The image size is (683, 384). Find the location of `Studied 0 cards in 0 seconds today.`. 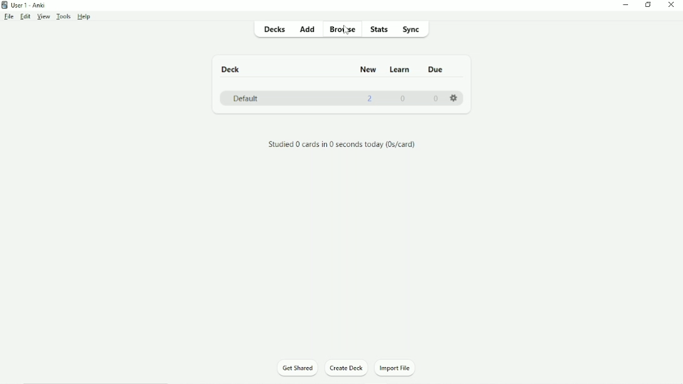

Studied 0 cards in 0 seconds today. is located at coordinates (340, 145).